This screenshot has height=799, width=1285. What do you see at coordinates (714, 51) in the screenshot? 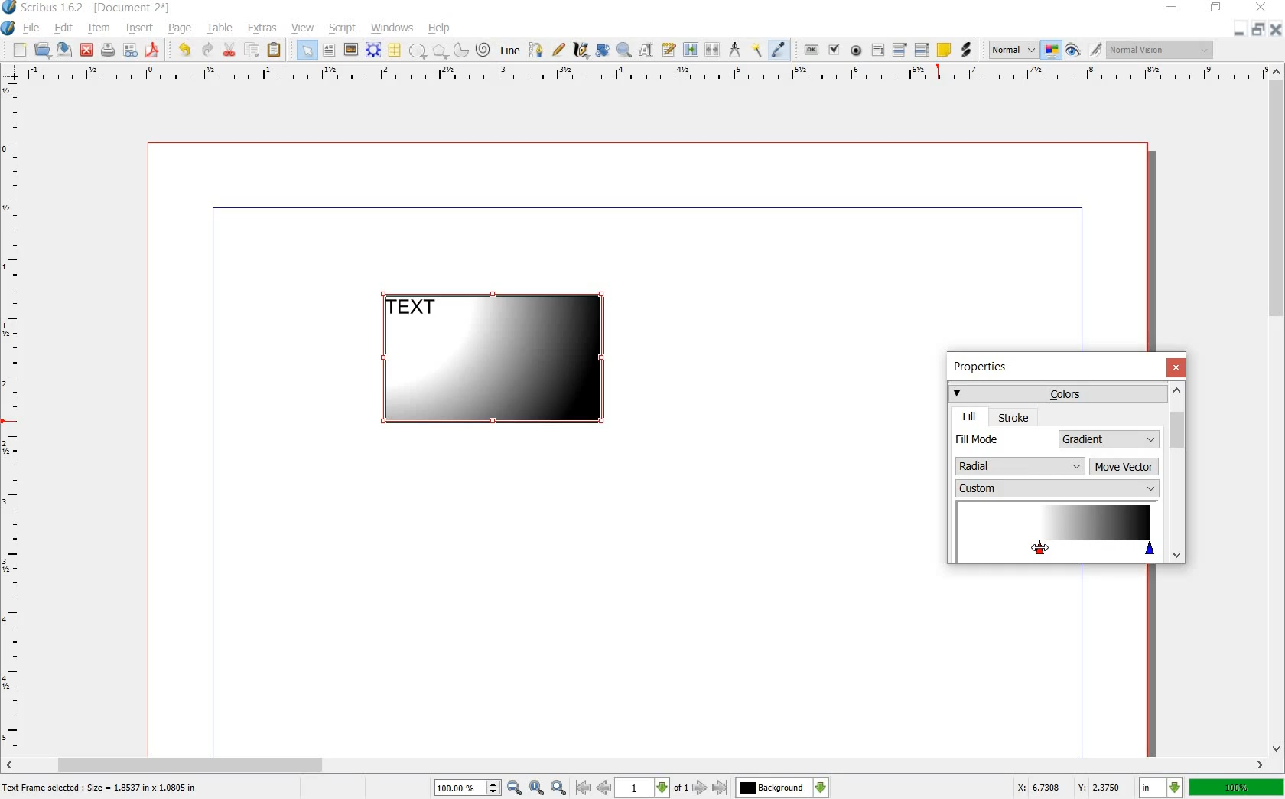
I see `unlink text frame` at bounding box center [714, 51].